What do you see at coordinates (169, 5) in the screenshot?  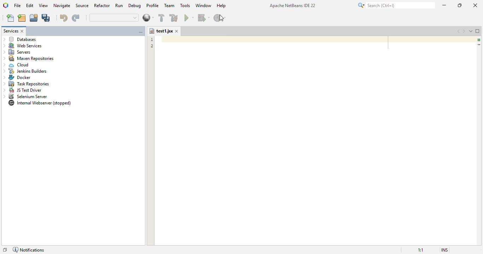 I see `team` at bounding box center [169, 5].